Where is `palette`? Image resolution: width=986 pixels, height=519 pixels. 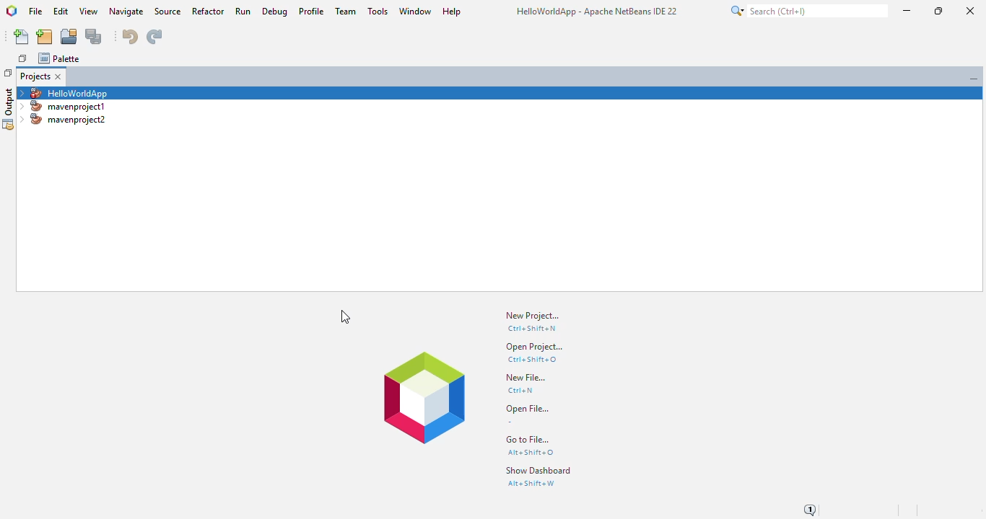
palette is located at coordinates (59, 58).